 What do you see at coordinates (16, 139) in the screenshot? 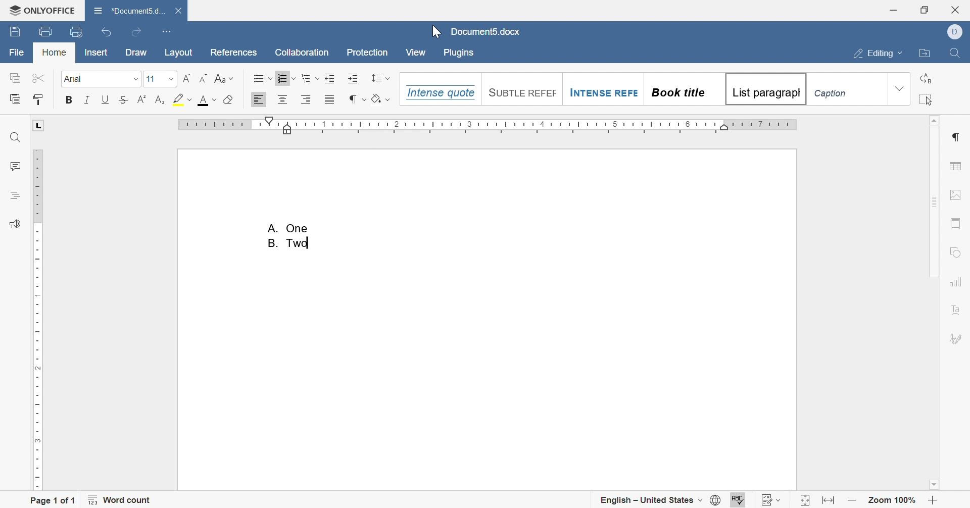
I see `find` at bounding box center [16, 139].